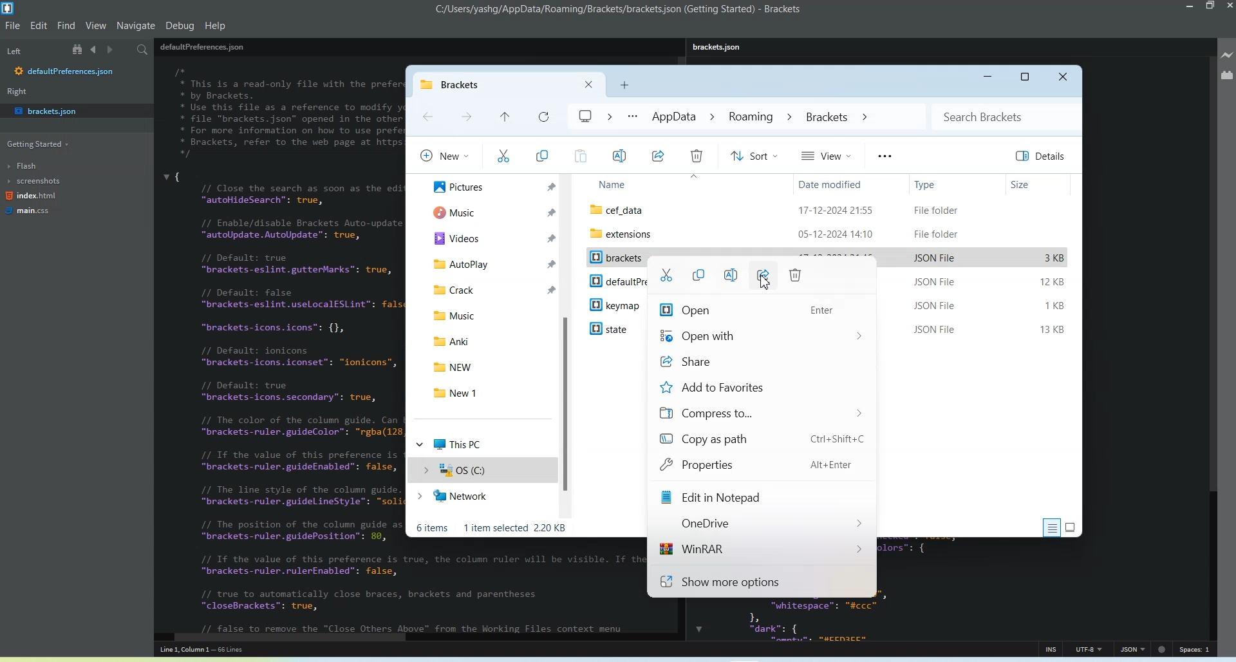 Image resolution: width=1236 pixels, height=662 pixels. What do you see at coordinates (427, 117) in the screenshot?
I see `Go Back` at bounding box center [427, 117].